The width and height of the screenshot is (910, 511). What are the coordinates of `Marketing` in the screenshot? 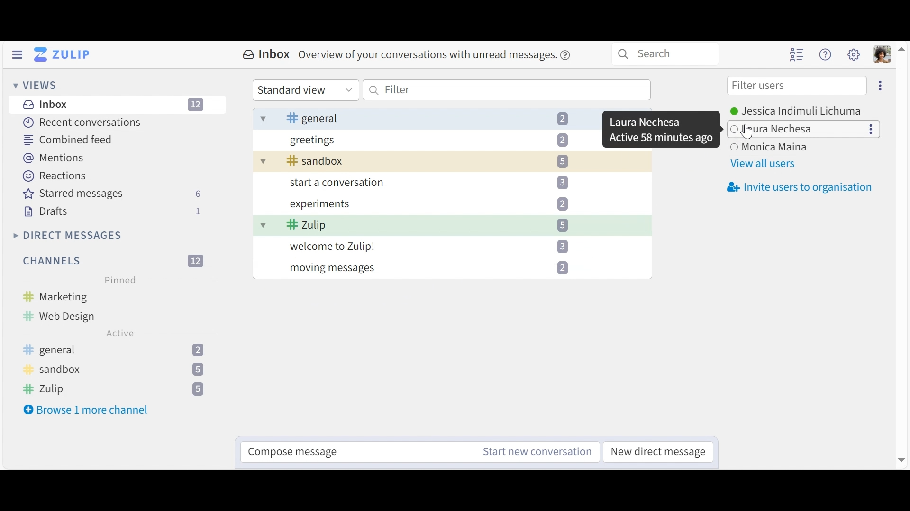 It's located at (60, 296).